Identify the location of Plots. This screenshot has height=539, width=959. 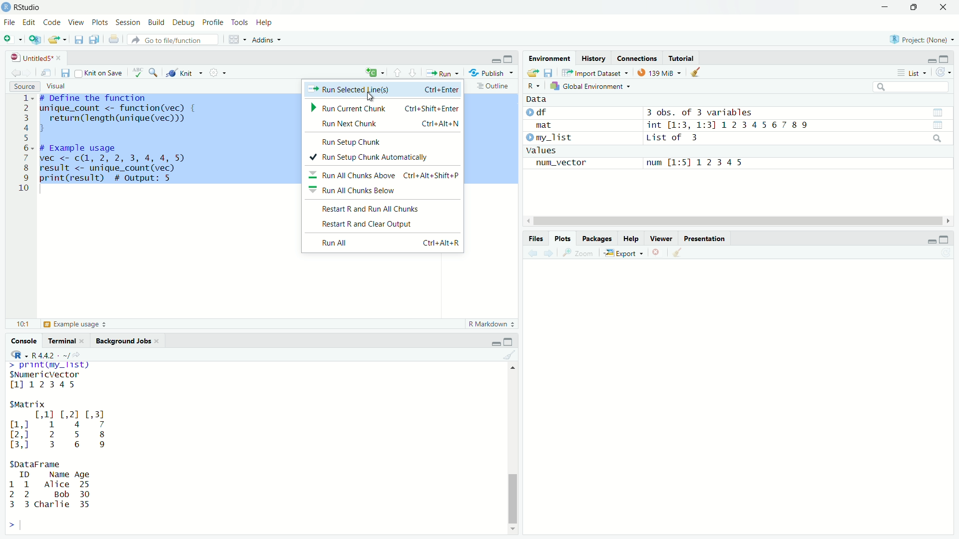
(100, 22).